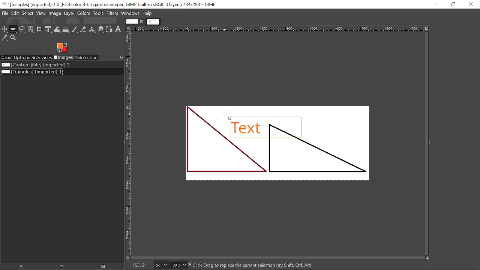 This screenshot has width=480, height=270. What do you see at coordinates (22, 29) in the screenshot?
I see `Free select` at bounding box center [22, 29].